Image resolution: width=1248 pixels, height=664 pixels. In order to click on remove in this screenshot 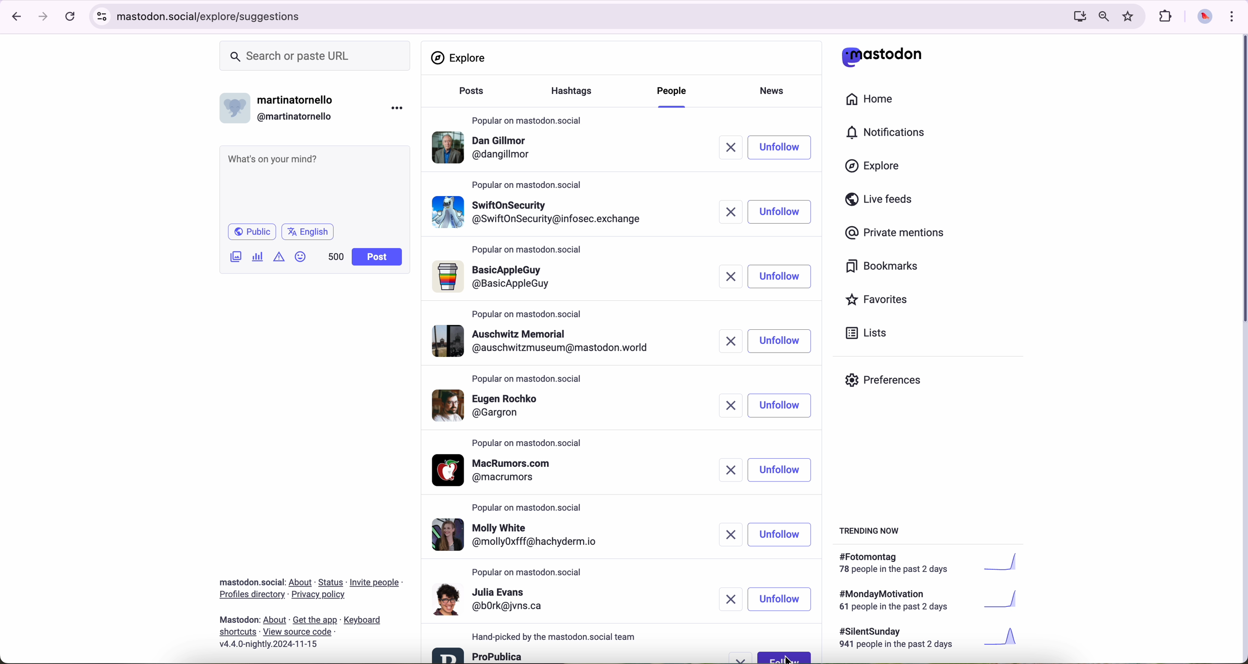, I will do `click(729, 405)`.